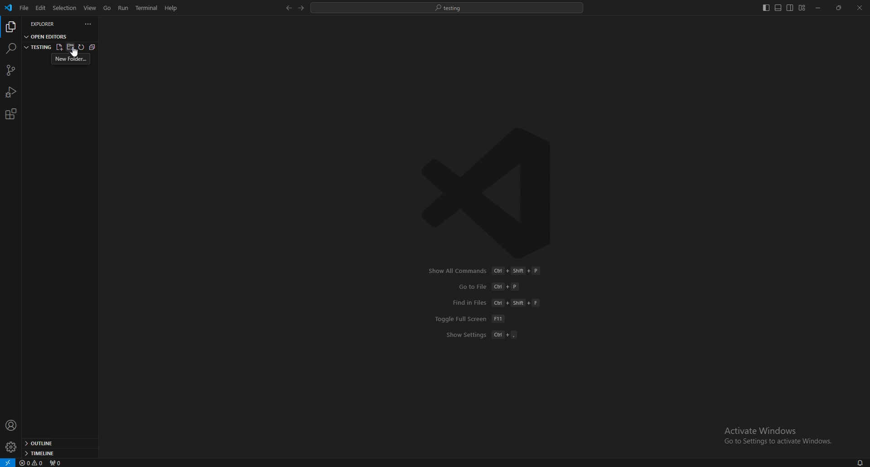 This screenshot has width=870, height=467. I want to click on timeline, so click(57, 453).